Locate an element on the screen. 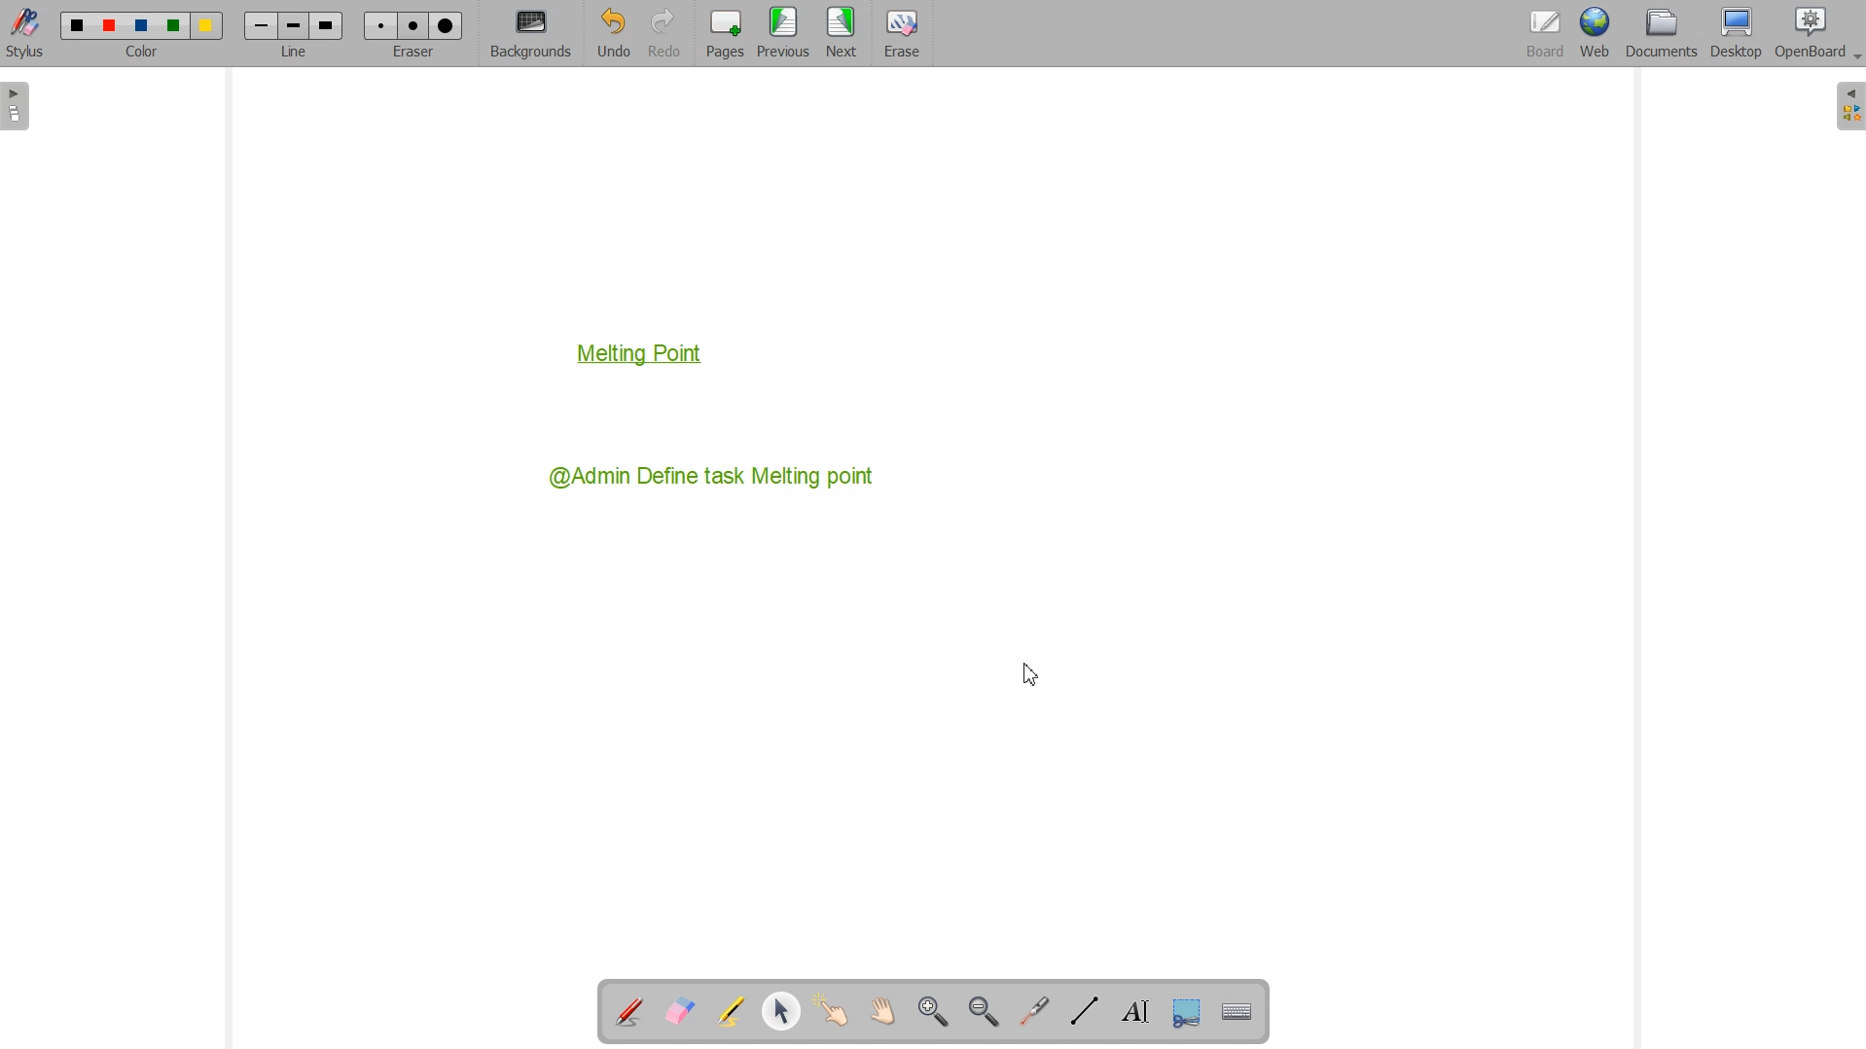  Undo is located at coordinates (613, 33).